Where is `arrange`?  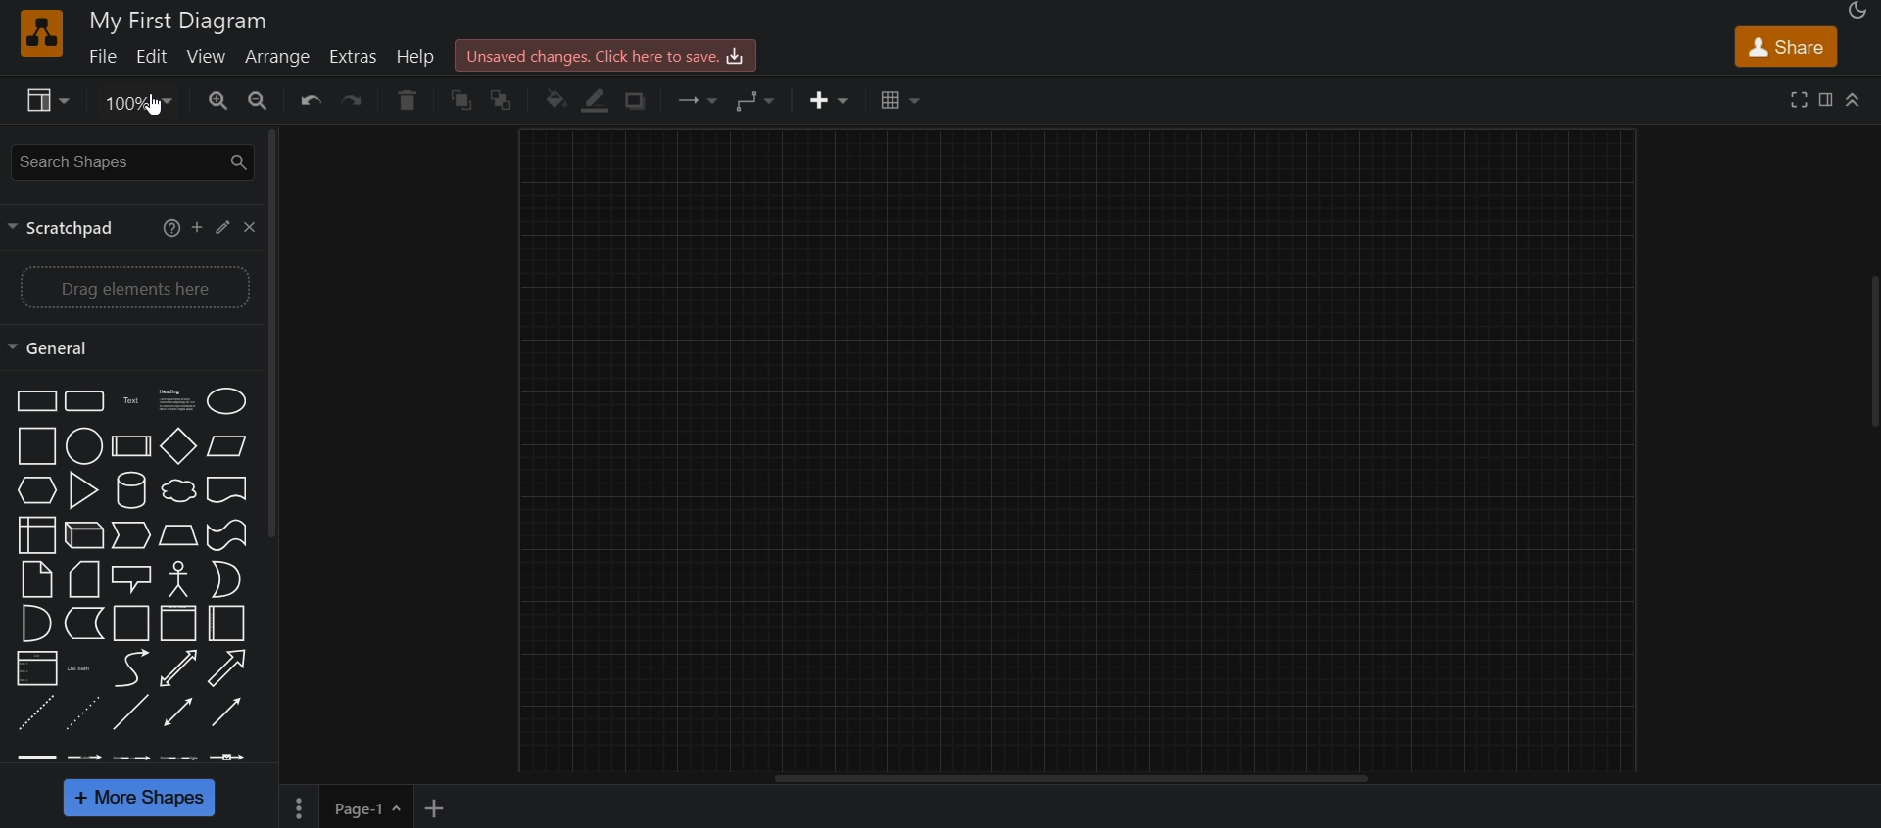 arrange is located at coordinates (281, 59).